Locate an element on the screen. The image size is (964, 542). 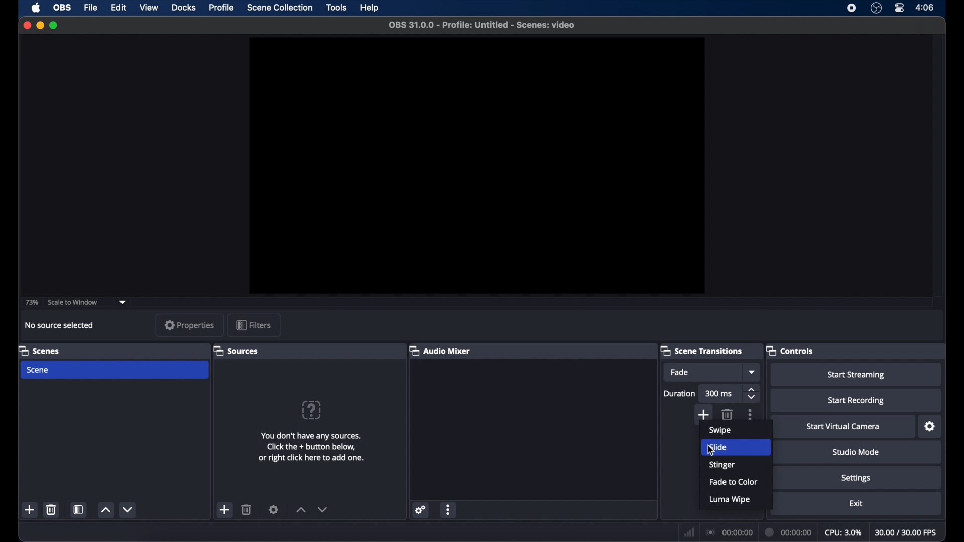
duration is located at coordinates (680, 394).